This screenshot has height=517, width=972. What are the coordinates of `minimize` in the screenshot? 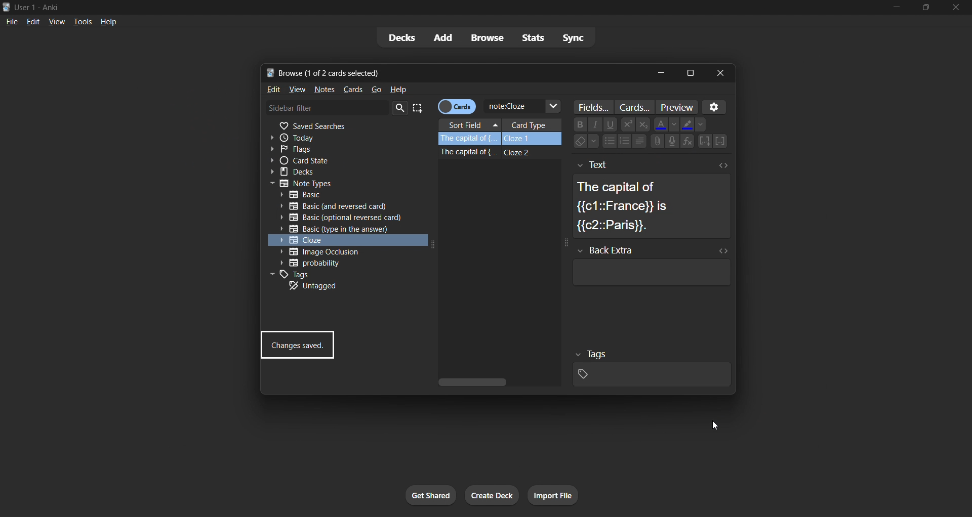 It's located at (899, 8).